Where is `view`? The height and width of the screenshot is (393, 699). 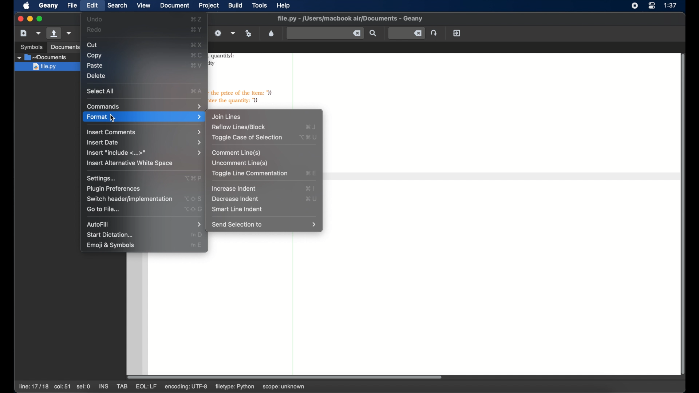
view is located at coordinates (144, 5).